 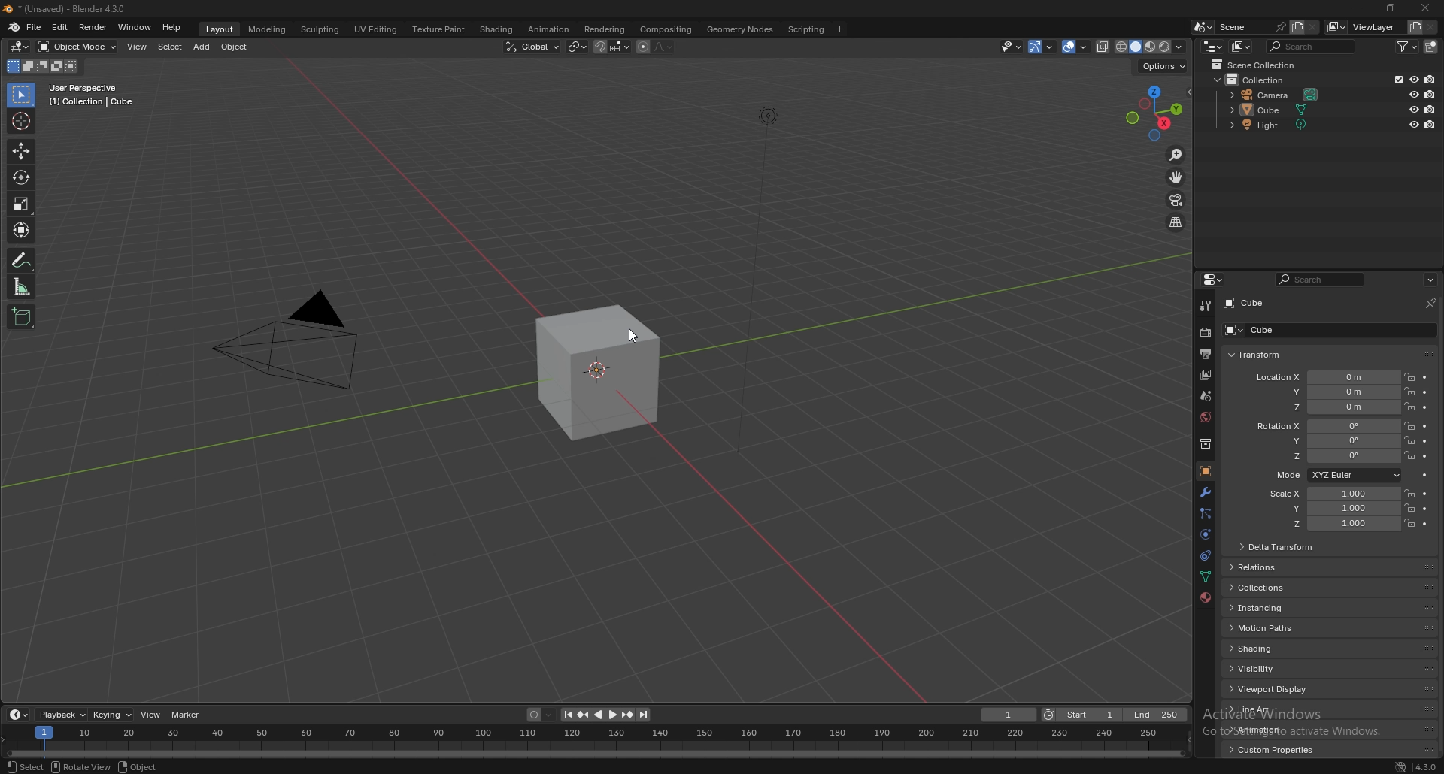 What do you see at coordinates (1430, 26) in the screenshot?
I see `remove view layer` at bounding box center [1430, 26].